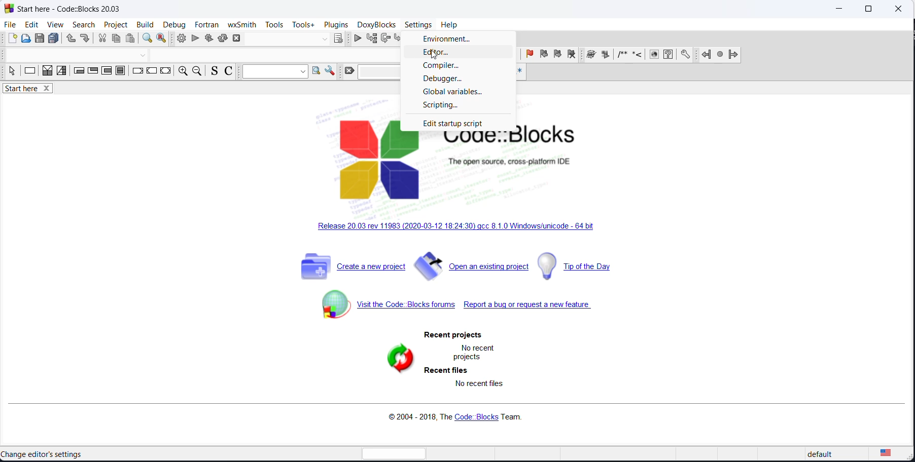 This screenshot has height=462, width=915. I want to click on find, so click(146, 38).